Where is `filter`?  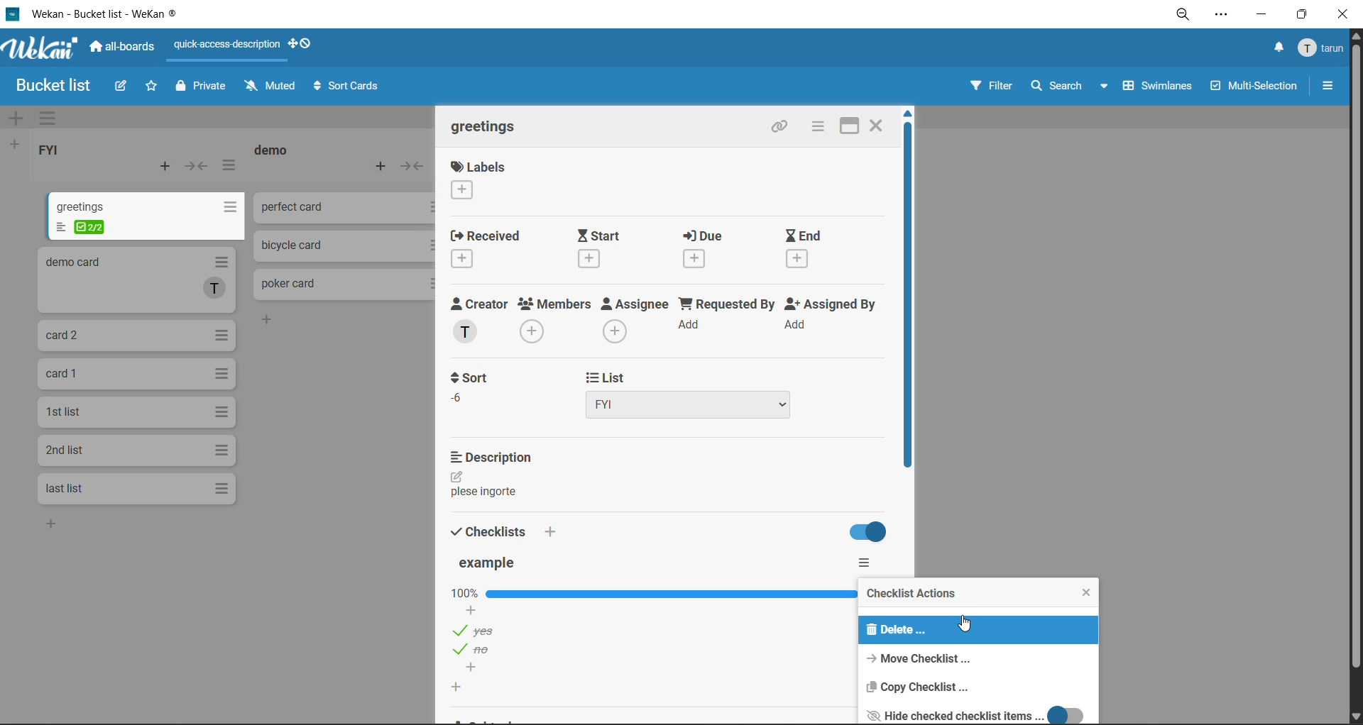
filter is located at coordinates (993, 84).